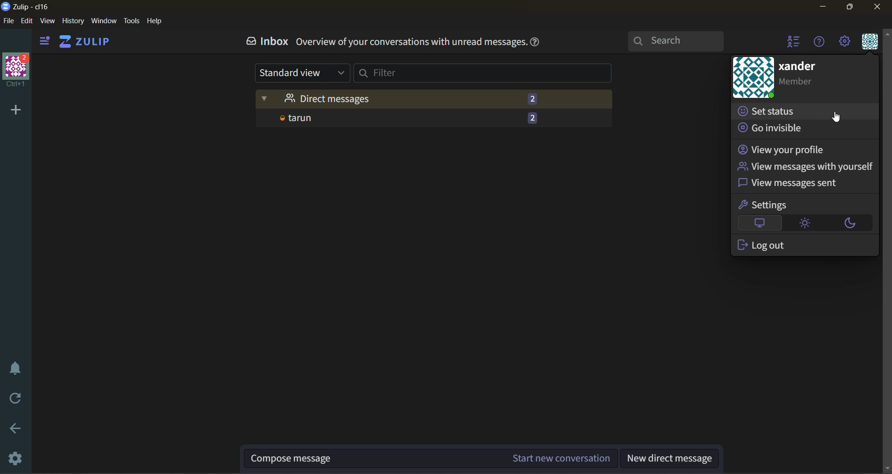  I want to click on inbox, so click(264, 43).